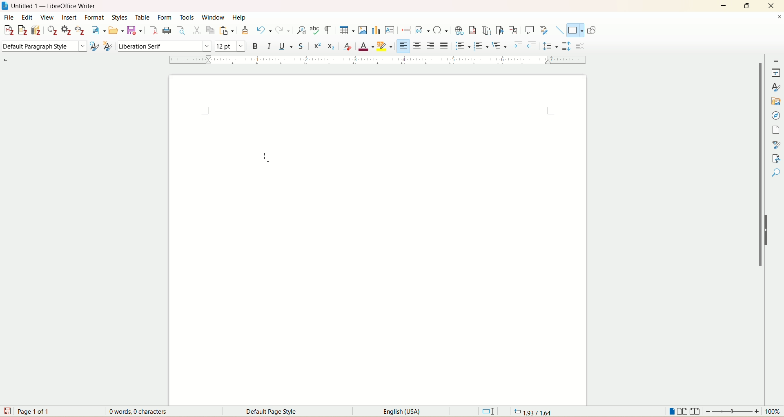 This screenshot has height=417, width=784. I want to click on styles, so click(122, 18).